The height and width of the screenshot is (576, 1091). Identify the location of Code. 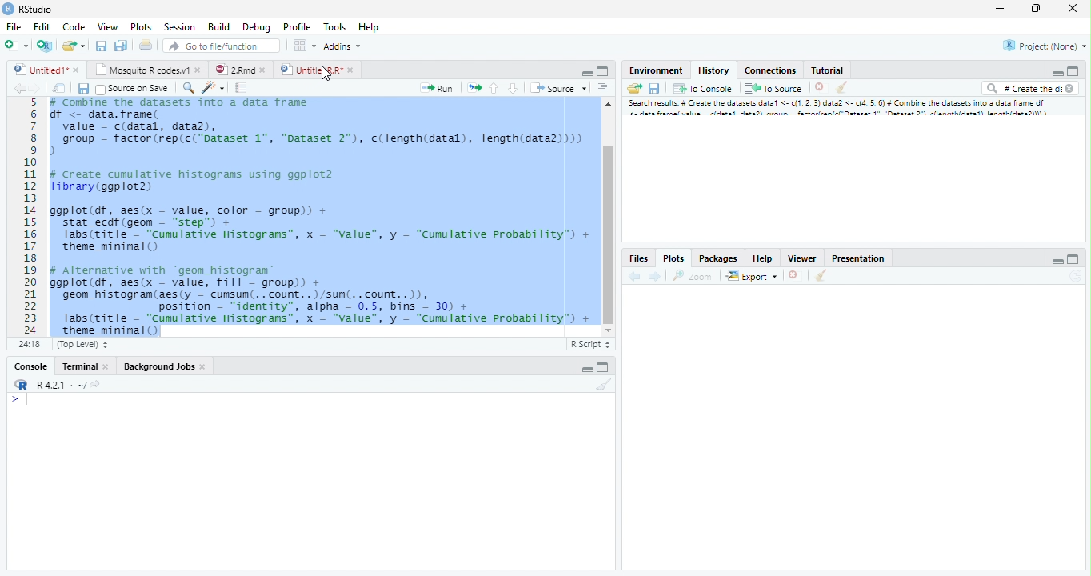
(73, 28).